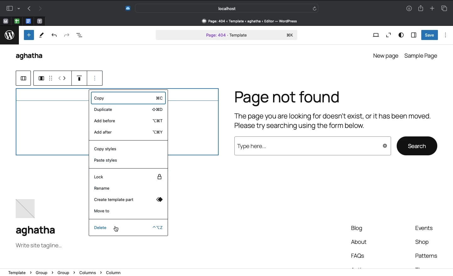  I want to click on View, so click(376, 36).